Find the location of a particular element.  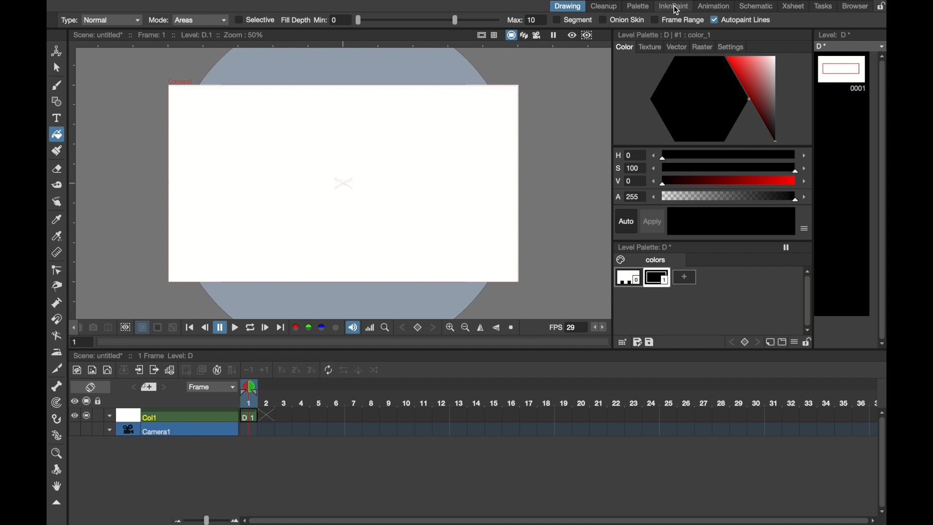

eraser tool is located at coordinates (57, 170).